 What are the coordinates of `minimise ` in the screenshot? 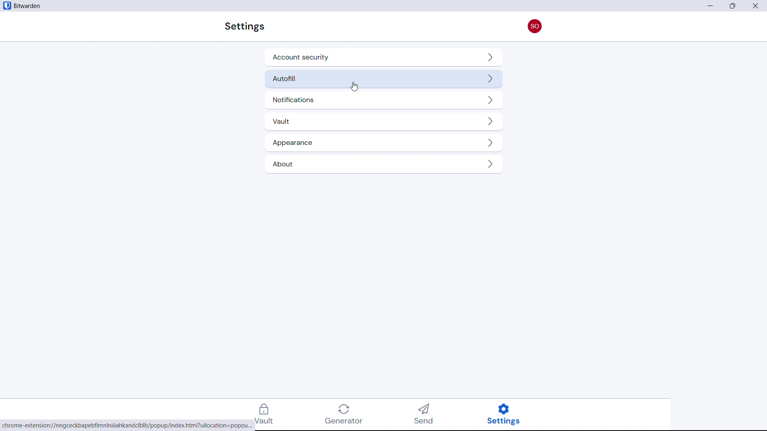 It's located at (709, 6).